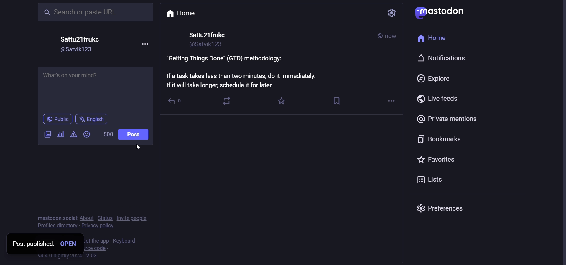 The width and height of the screenshot is (566, 265). I want to click on private mention, so click(449, 119).